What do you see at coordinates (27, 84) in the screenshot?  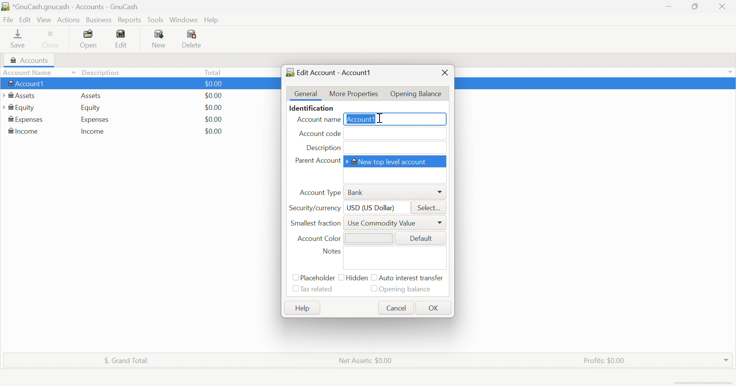 I see `Account1` at bounding box center [27, 84].